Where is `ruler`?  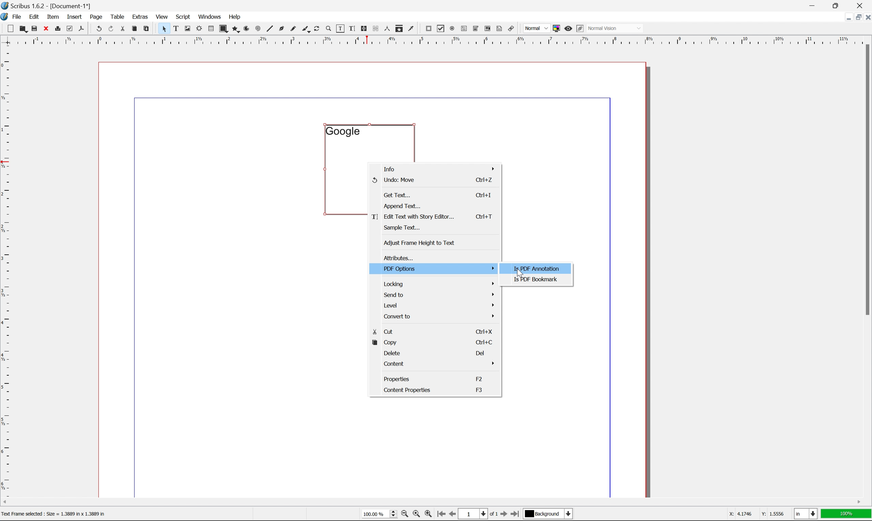
ruler is located at coordinates (6, 270).